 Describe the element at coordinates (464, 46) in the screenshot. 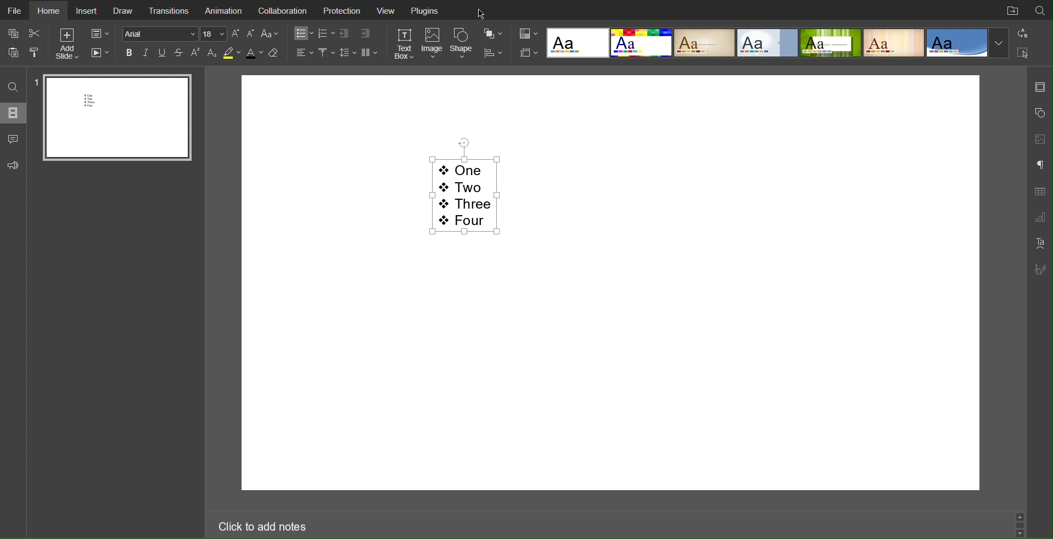

I see `Shape` at that location.